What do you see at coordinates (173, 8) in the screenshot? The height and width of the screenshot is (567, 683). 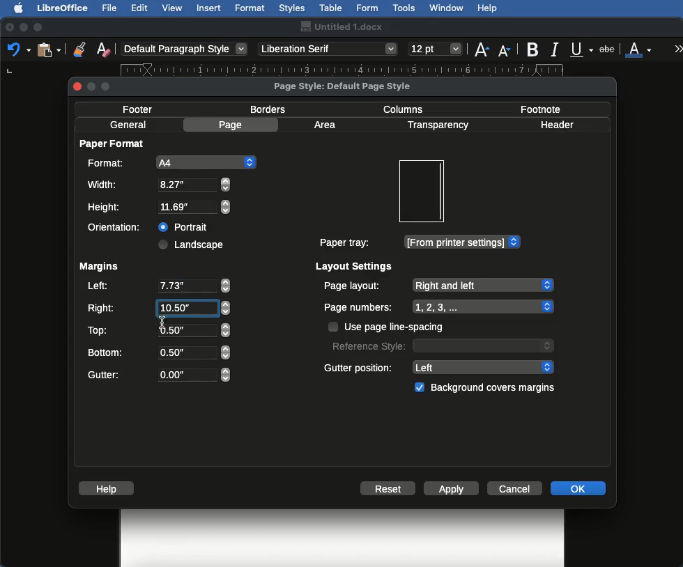 I see `View` at bounding box center [173, 8].